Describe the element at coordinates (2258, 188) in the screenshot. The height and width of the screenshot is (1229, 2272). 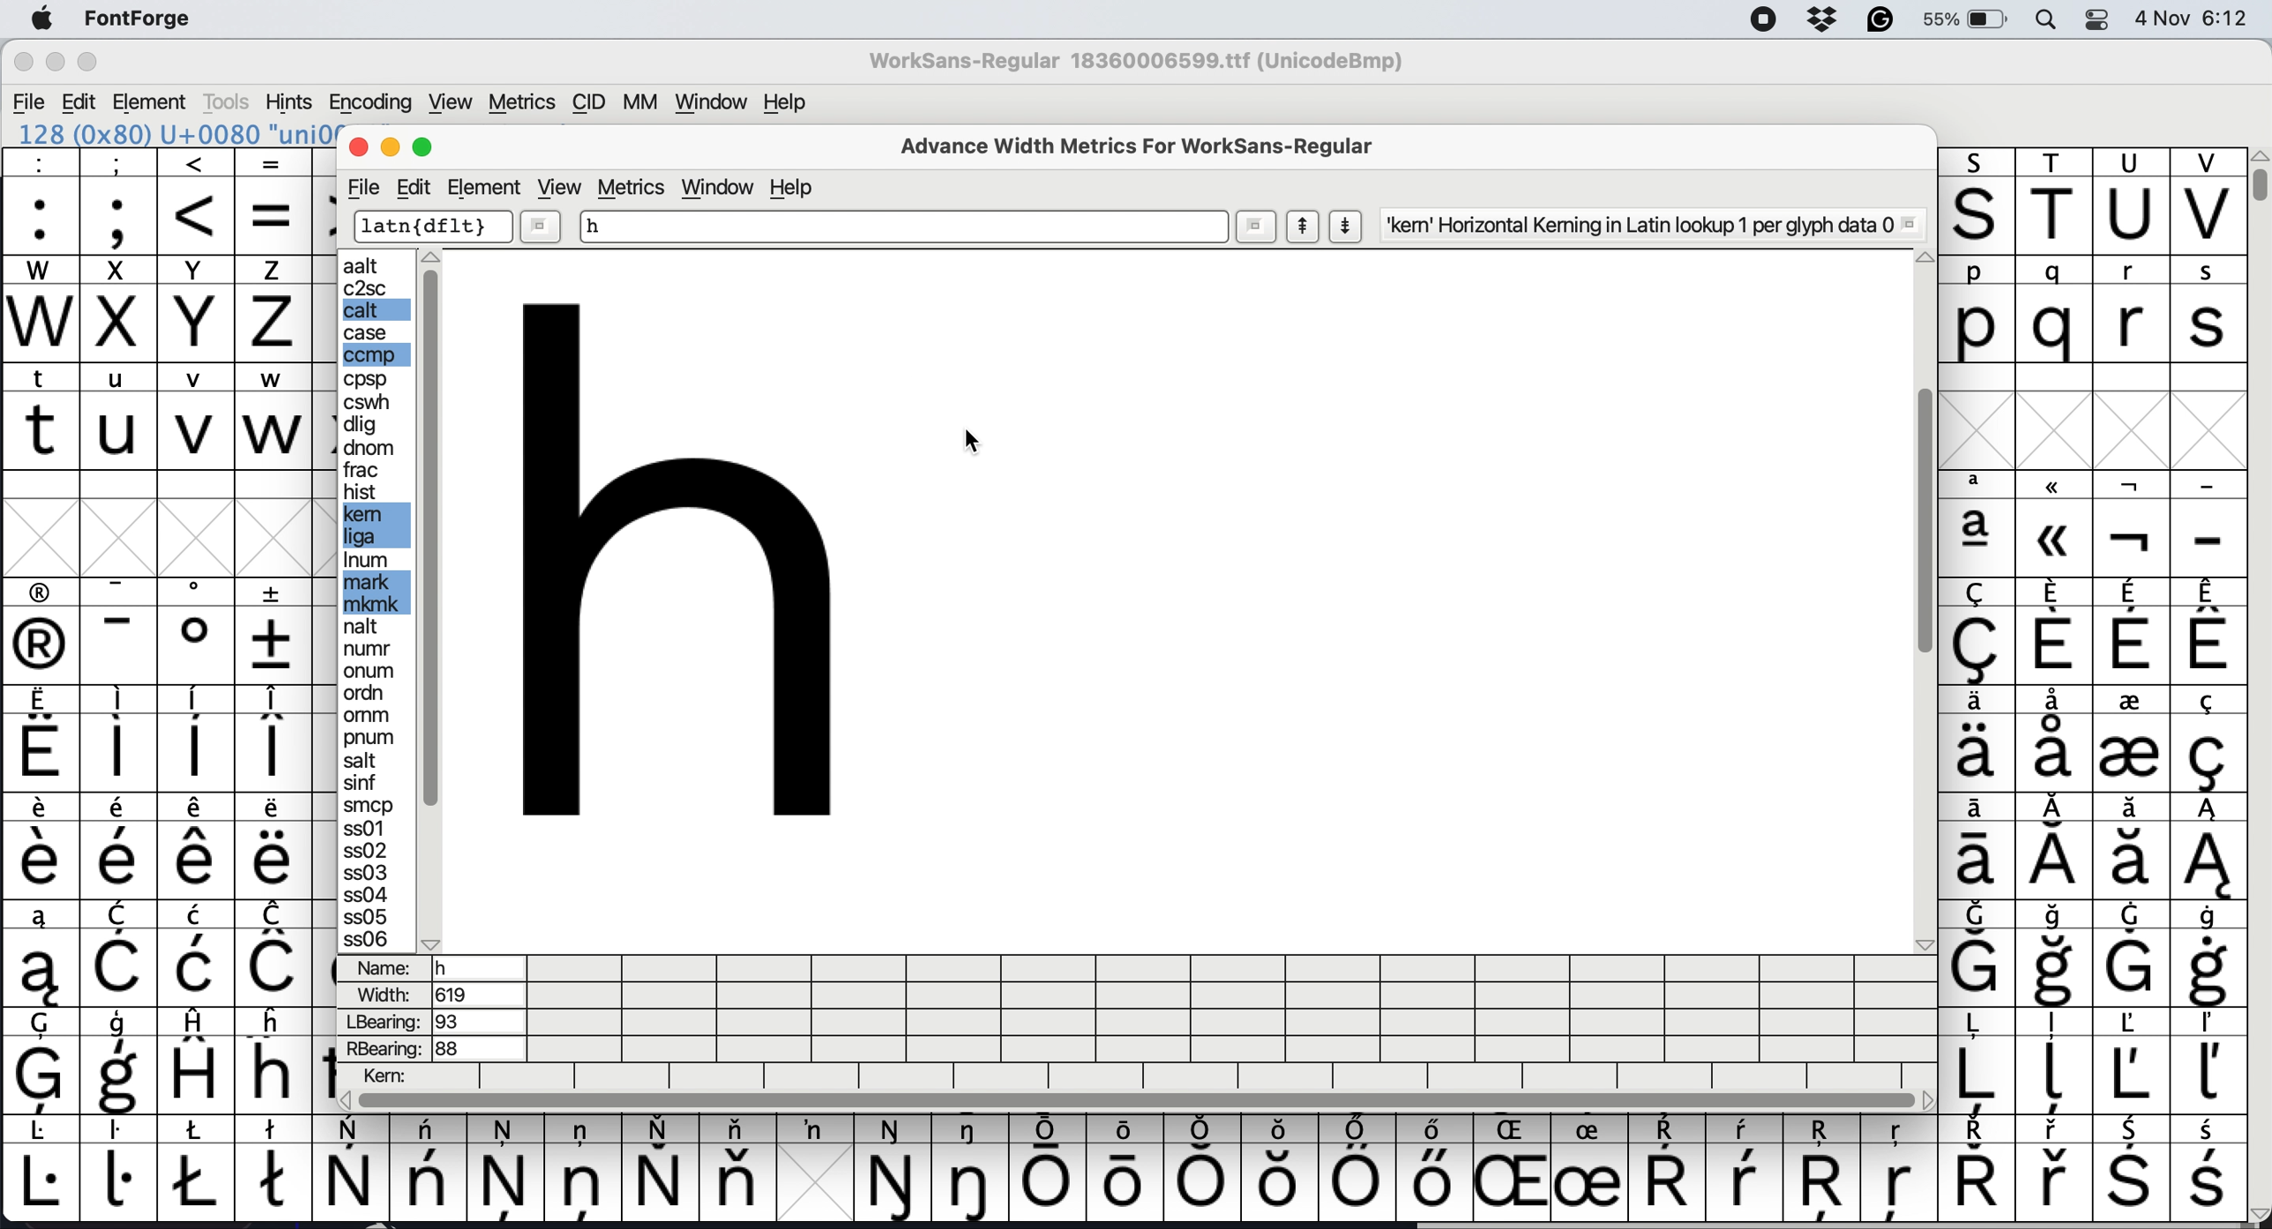
I see `vertical scroll` at that location.